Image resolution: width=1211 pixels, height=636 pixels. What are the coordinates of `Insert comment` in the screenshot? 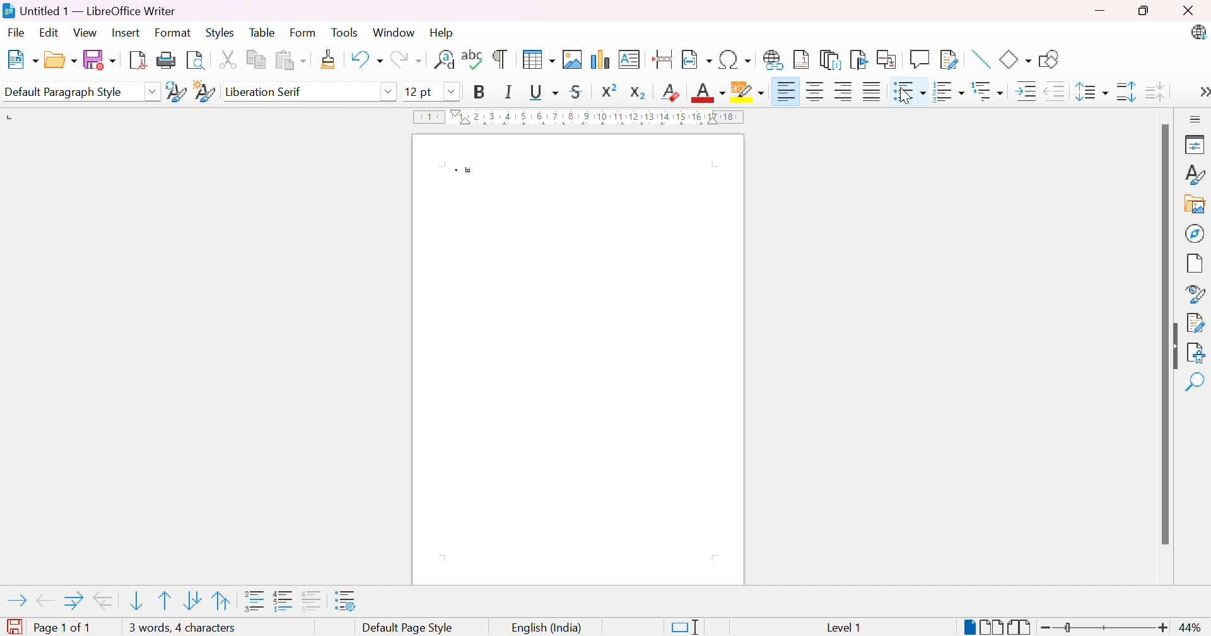 It's located at (920, 59).